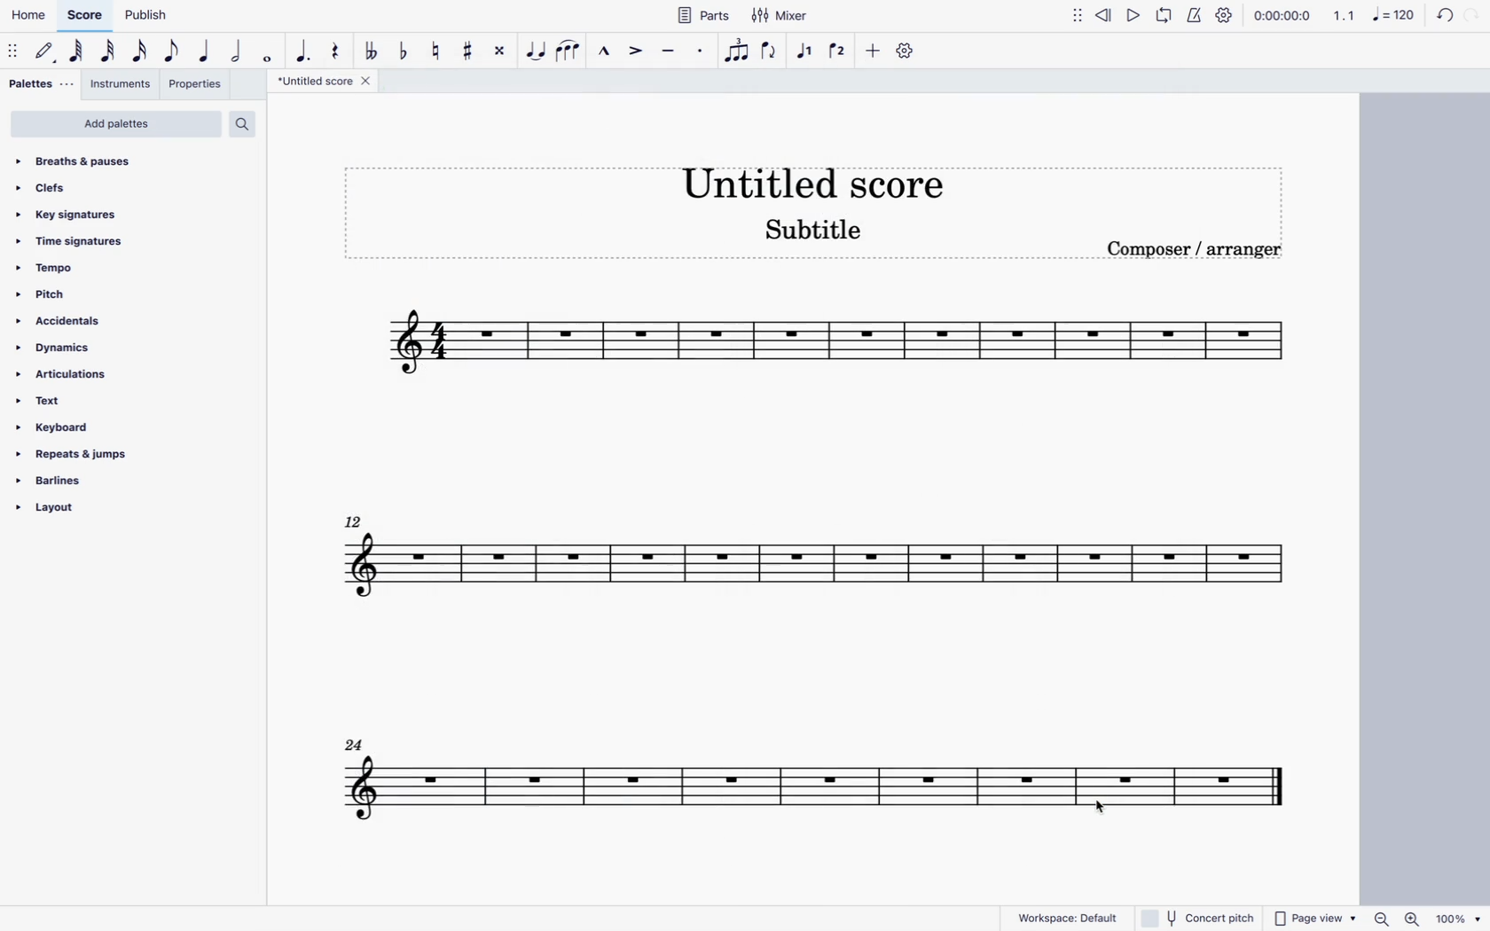  Describe the element at coordinates (63, 296) in the screenshot. I see `pitch` at that location.